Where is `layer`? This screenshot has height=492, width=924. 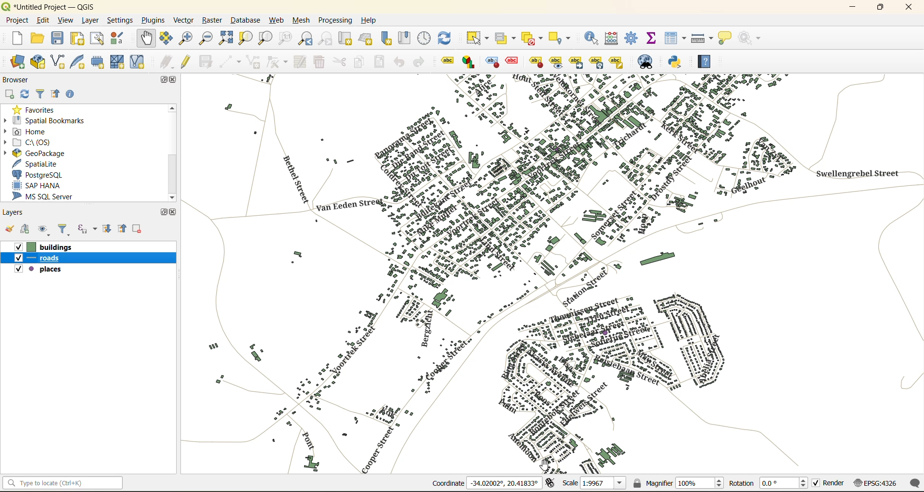 layer is located at coordinates (90, 22).